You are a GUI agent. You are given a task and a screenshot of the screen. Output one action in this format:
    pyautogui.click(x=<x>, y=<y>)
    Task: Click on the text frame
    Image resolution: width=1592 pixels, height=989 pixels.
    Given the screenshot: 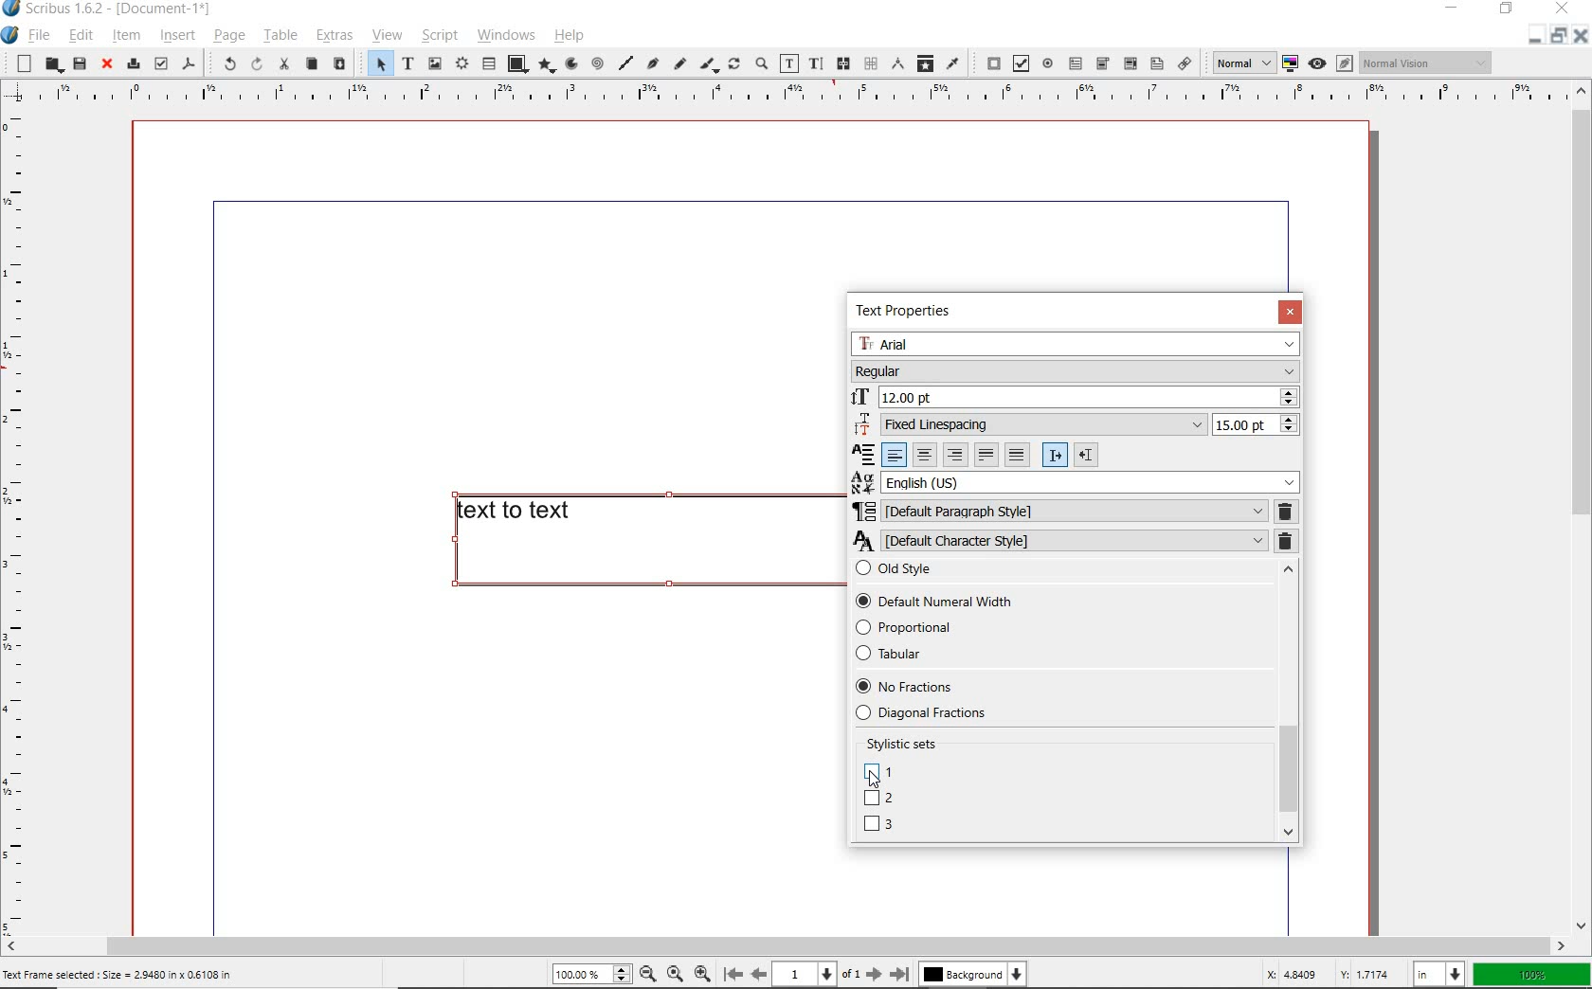 What is the action you would take?
    pyautogui.click(x=407, y=64)
    